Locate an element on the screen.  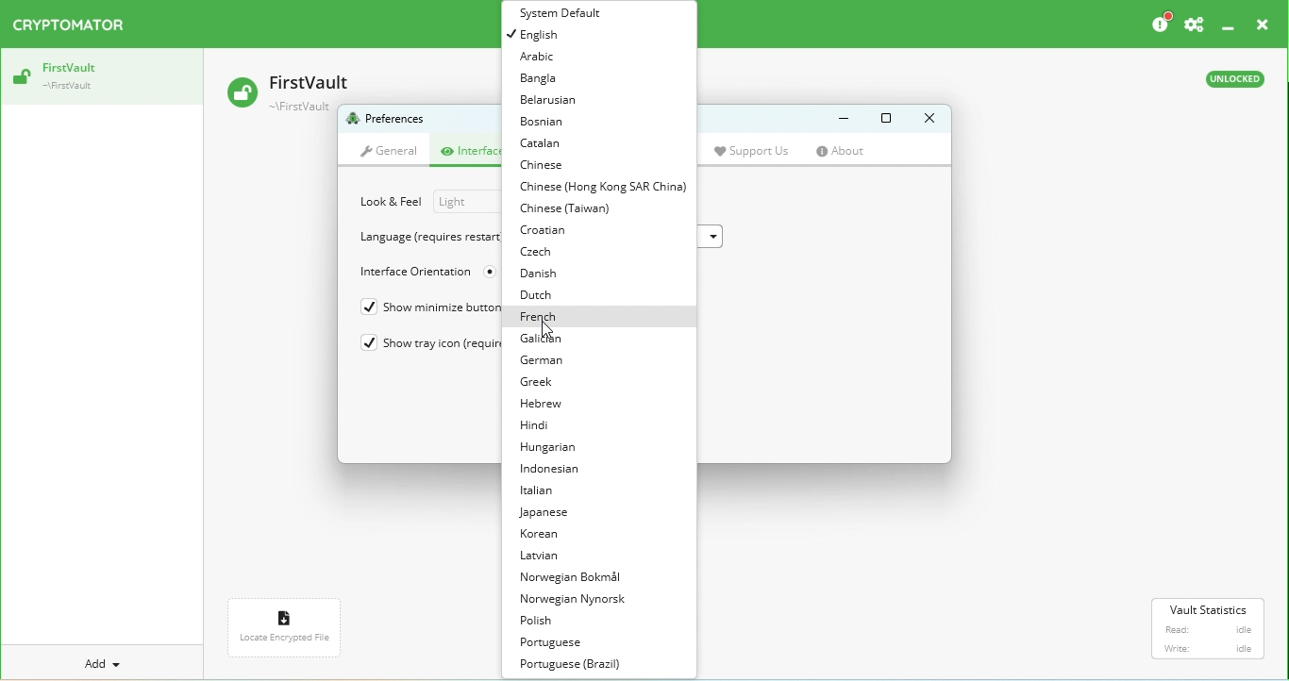
Language is located at coordinates (429, 238).